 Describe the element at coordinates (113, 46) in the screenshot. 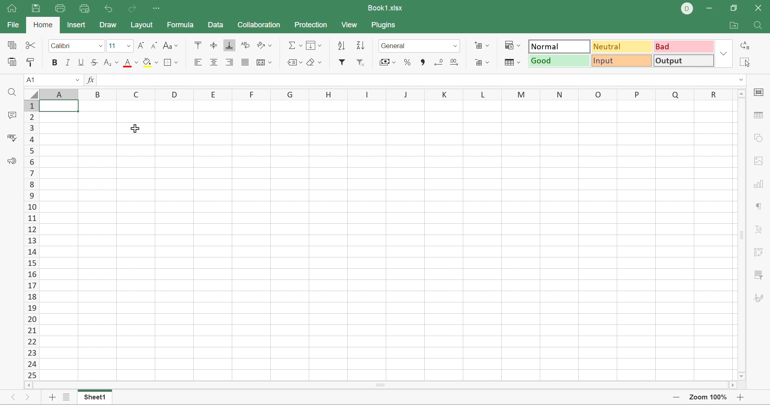

I see `Font size` at that location.